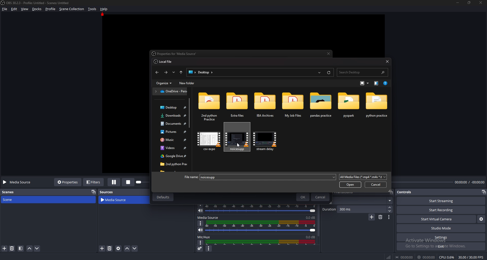  I want to click on pause, so click(114, 182).